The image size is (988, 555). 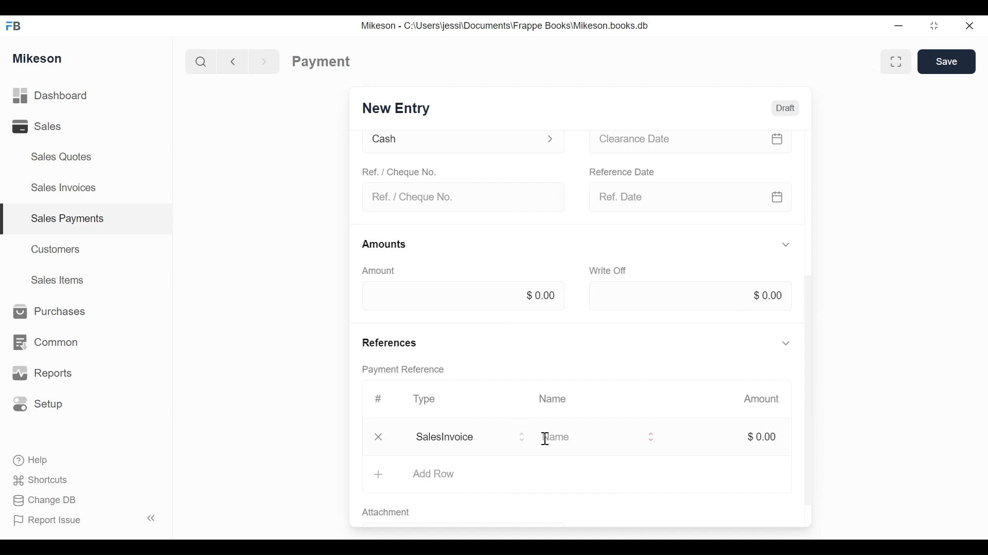 I want to click on Payment, so click(x=321, y=61).